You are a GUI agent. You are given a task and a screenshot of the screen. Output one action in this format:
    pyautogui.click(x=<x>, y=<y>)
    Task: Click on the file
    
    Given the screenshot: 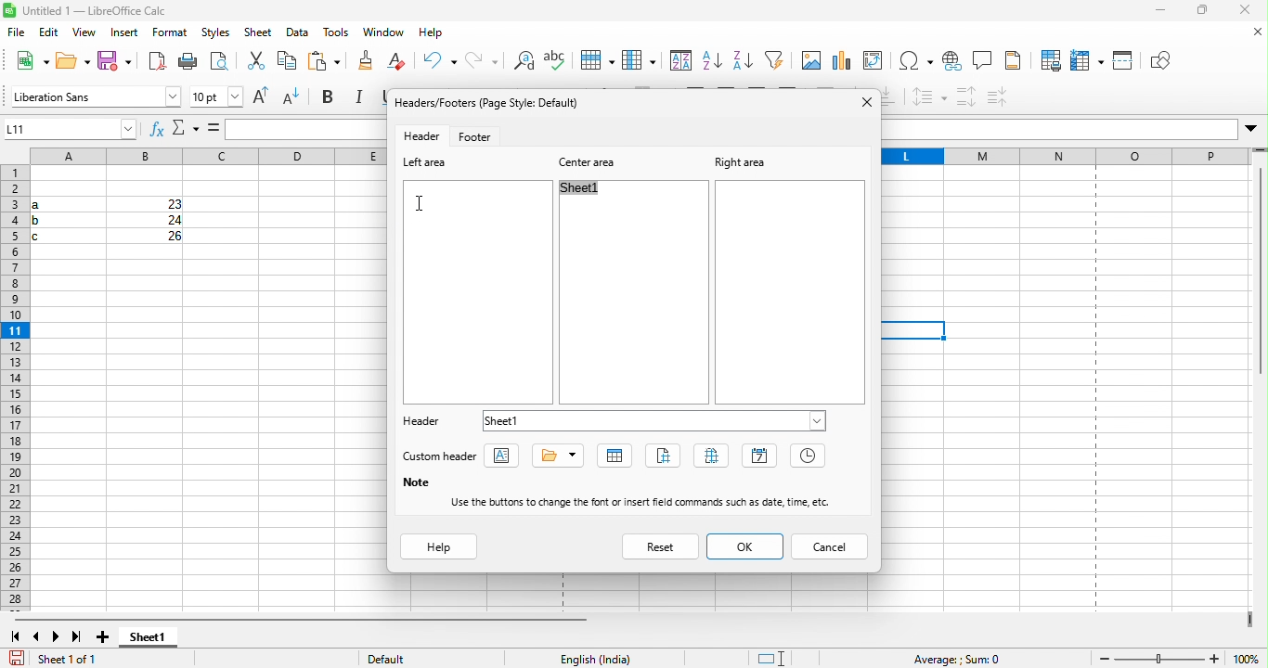 What is the action you would take?
    pyautogui.click(x=17, y=33)
    